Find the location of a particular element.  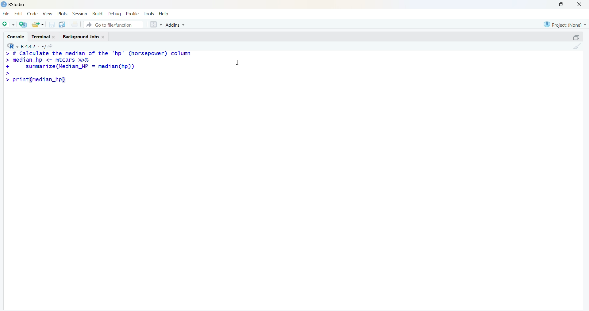

view is located at coordinates (48, 14).